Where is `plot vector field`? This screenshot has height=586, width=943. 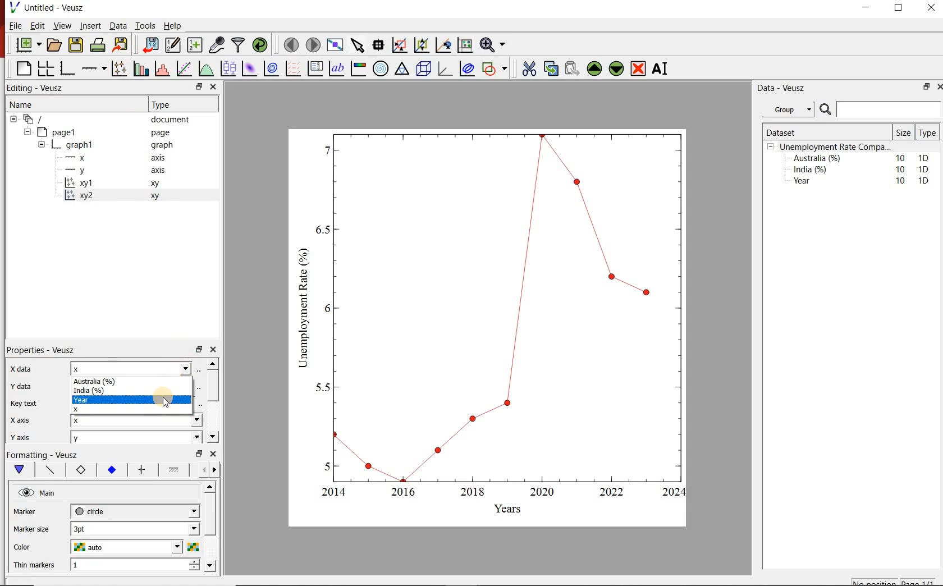
plot vector field is located at coordinates (292, 68).